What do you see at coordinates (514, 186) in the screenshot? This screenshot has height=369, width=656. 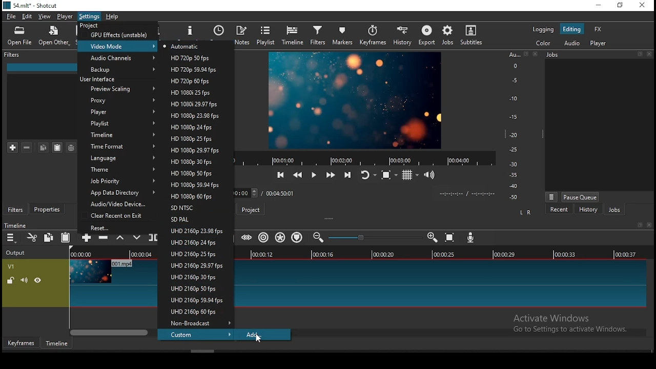 I see `-40` at bounding box center [514, 186].